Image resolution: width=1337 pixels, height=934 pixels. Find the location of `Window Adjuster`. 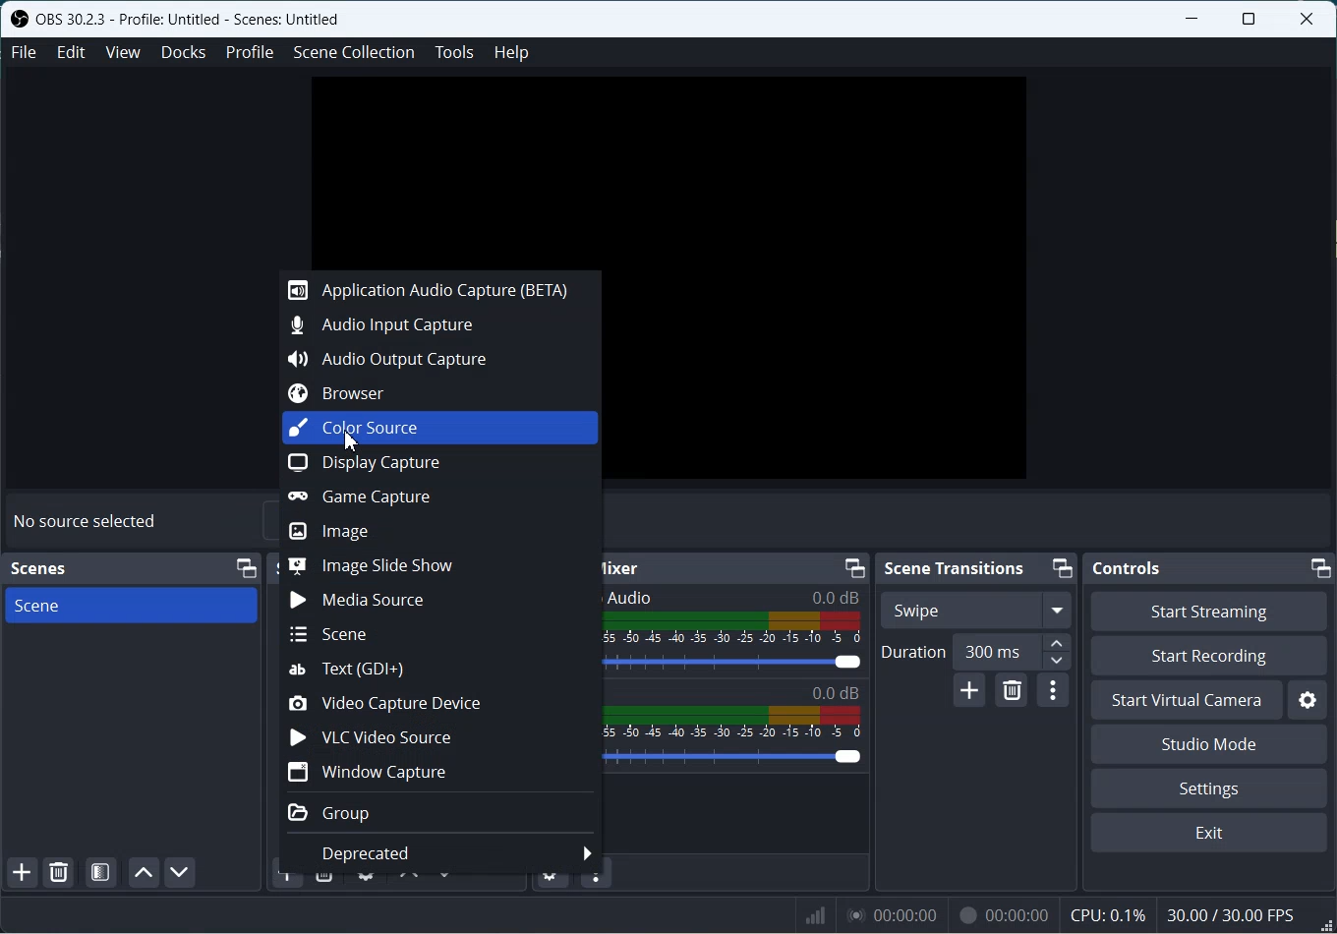

Window Adjuster is located at coordinates (1324, 924).